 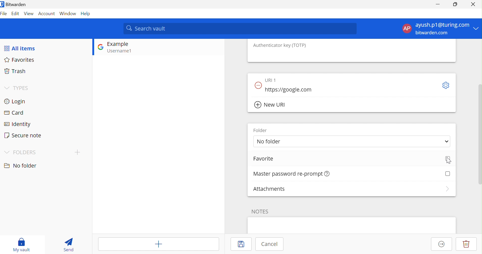 I want to click on Search vault, so click(x=240, y=28).